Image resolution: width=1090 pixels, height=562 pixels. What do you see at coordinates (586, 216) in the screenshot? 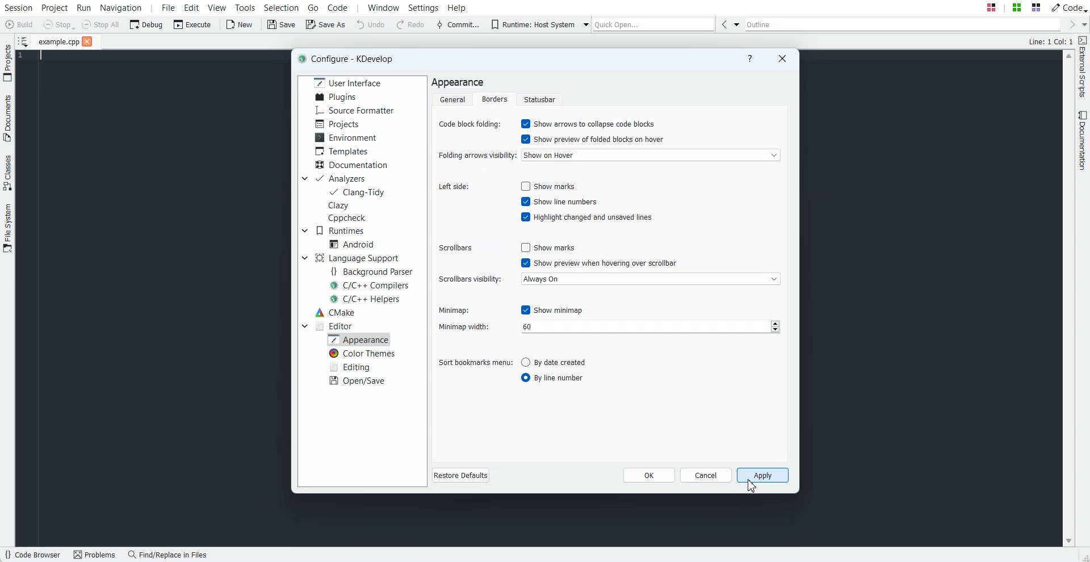
I see `Enable highlight changed and unsaved lines` at bounding box center [586, 216].